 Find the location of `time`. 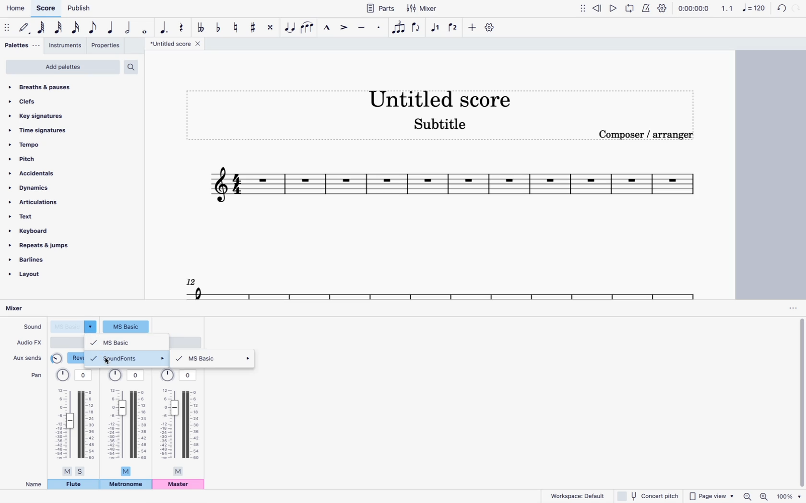

time is located at coordinates (693, 8).